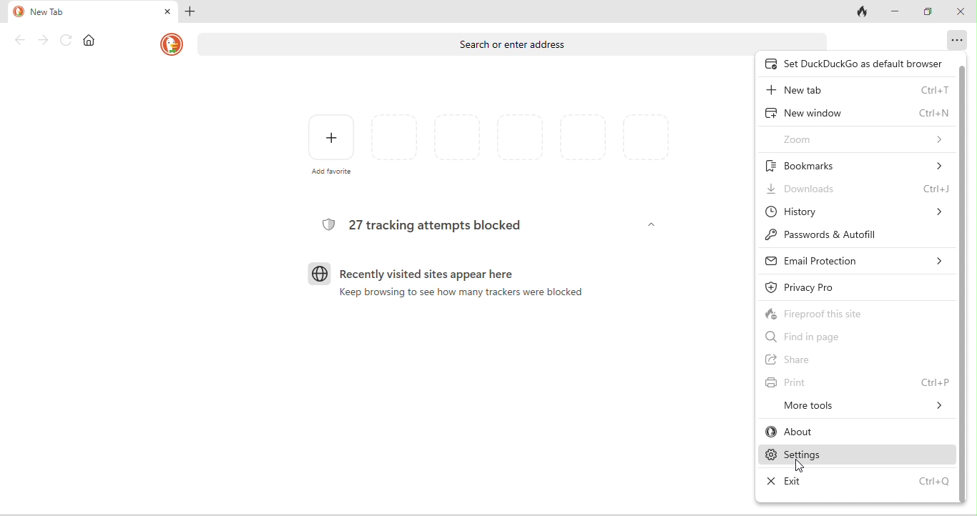  What do you see at coordinates (856, 259) in the screenshot?
I see `email protection` at bounding box center [856, 259].